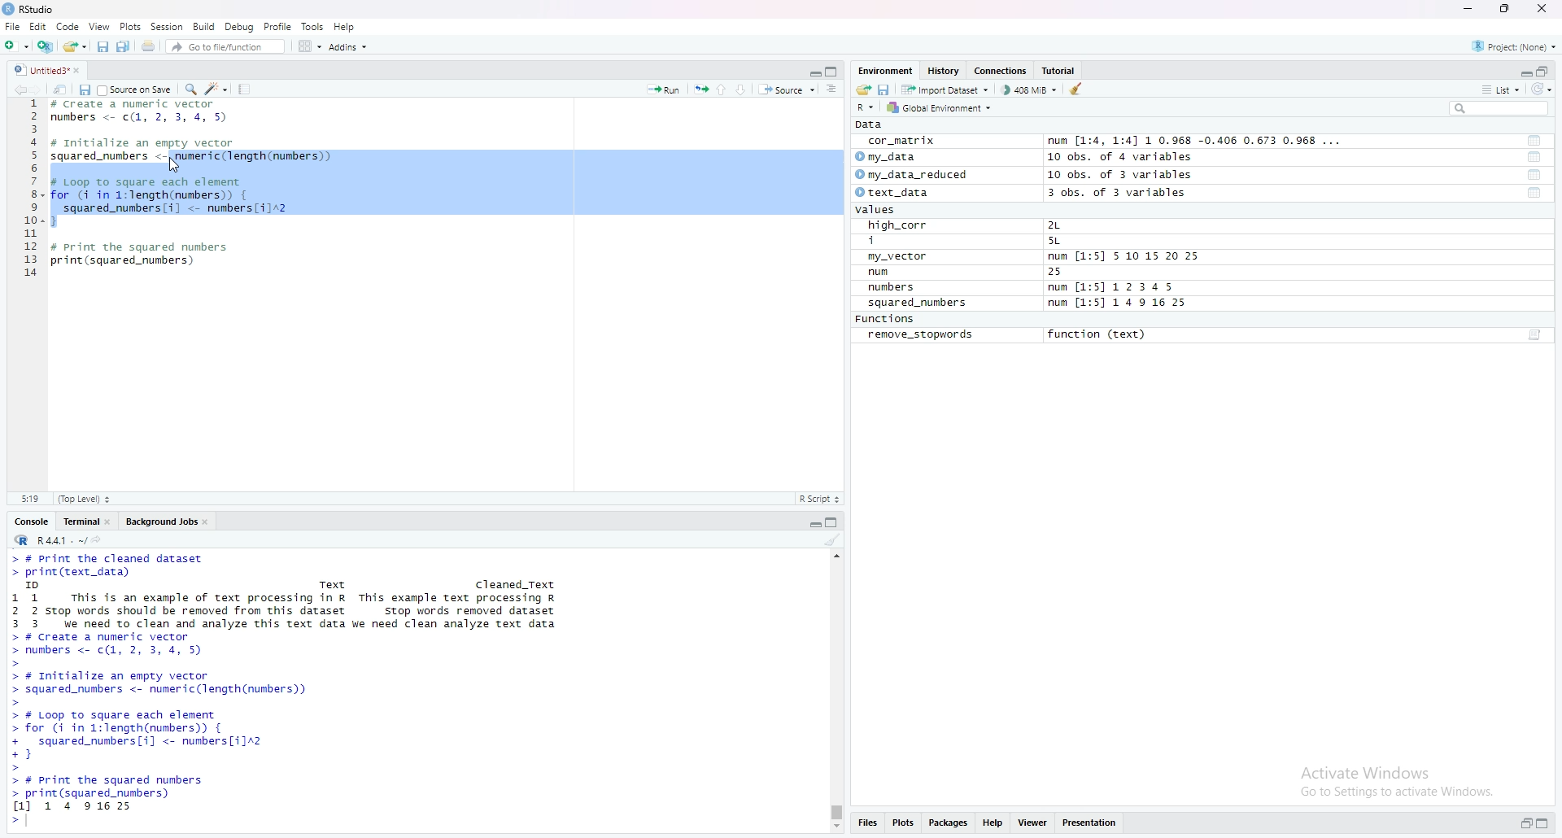 This screenshot has width=1562, height=838. I want to click on Debug, so click(240, 26).